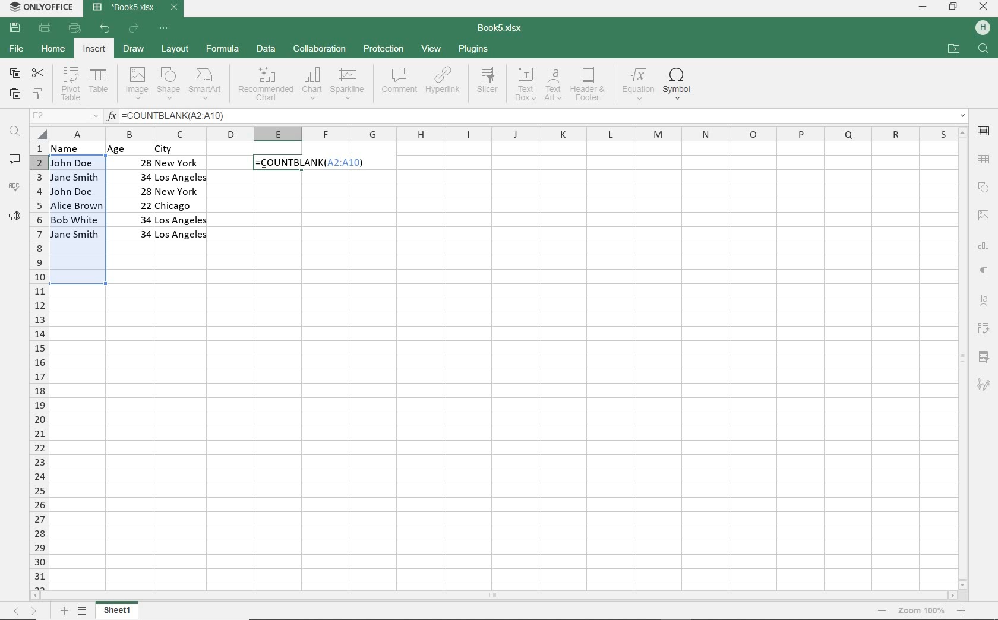 The image size is (998, 620). What do you see at coordinates (984, 388) in the screenshot?
I see `SIGNATURE` at bounding box center [984, 388].